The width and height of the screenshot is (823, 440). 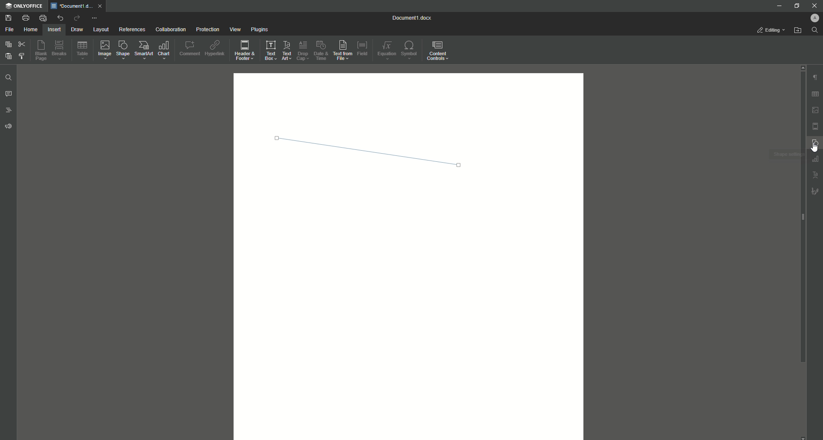 I want to click on Drop Cap, so click(x=303, y=50).